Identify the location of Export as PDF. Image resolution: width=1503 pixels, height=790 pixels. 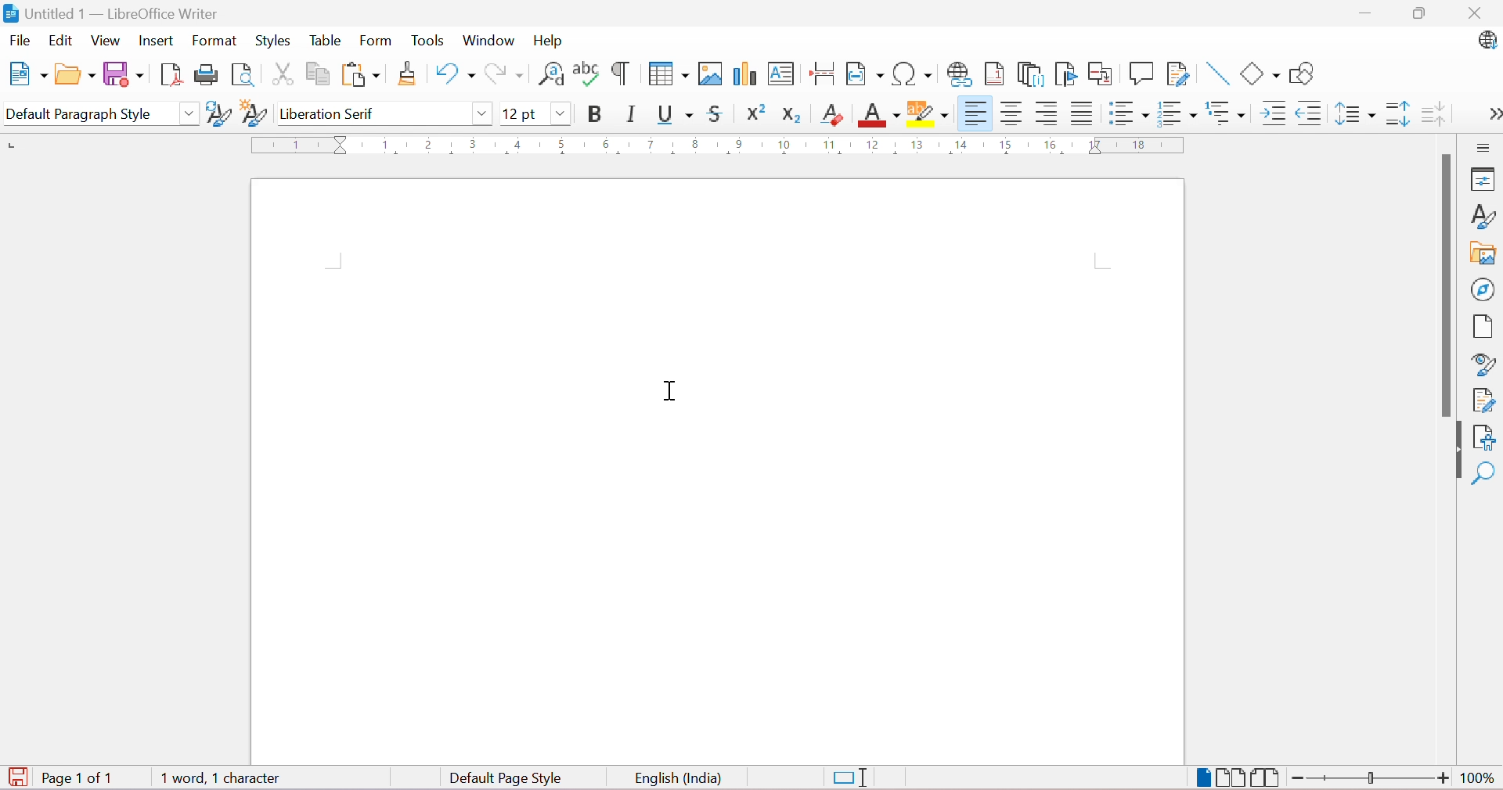
(168, 77).